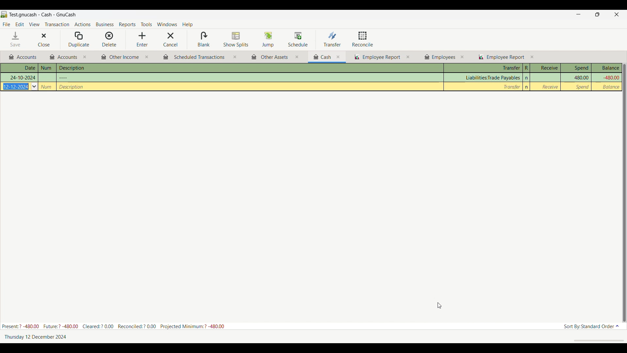 Image resolution: width=627 pixels, height=353 pixels. What do you see at coordinates (43, 14) in the screenshot?
I see `Name of current budget tab and software` at bounding box center [43, 14].